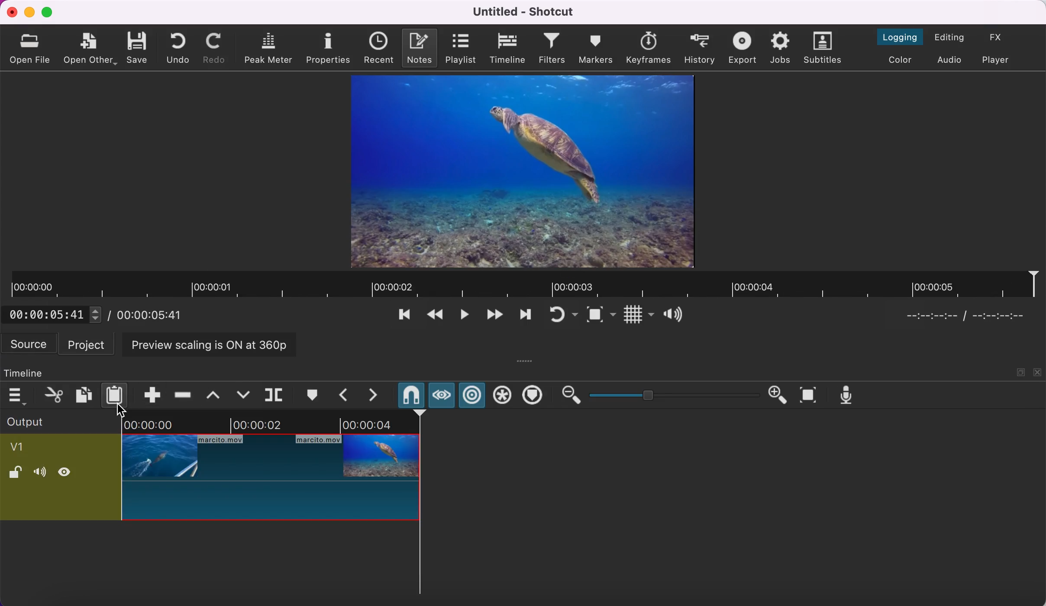 Image resolution: width=1046 pixels, height=606 pixels. I want to click on more, so click(526, 360).